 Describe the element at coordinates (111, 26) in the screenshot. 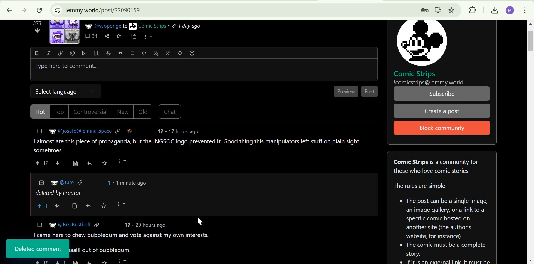

I see `@vsoponge to` at that location.